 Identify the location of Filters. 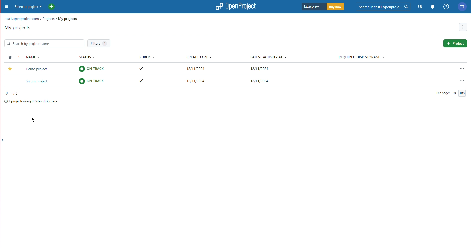
(99, 43).